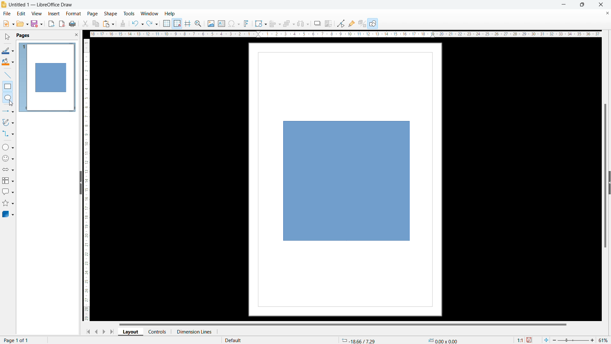 The width and height of the screenshot is (611, 344). I want to click on vertical scrollbar, so click(606, 176).